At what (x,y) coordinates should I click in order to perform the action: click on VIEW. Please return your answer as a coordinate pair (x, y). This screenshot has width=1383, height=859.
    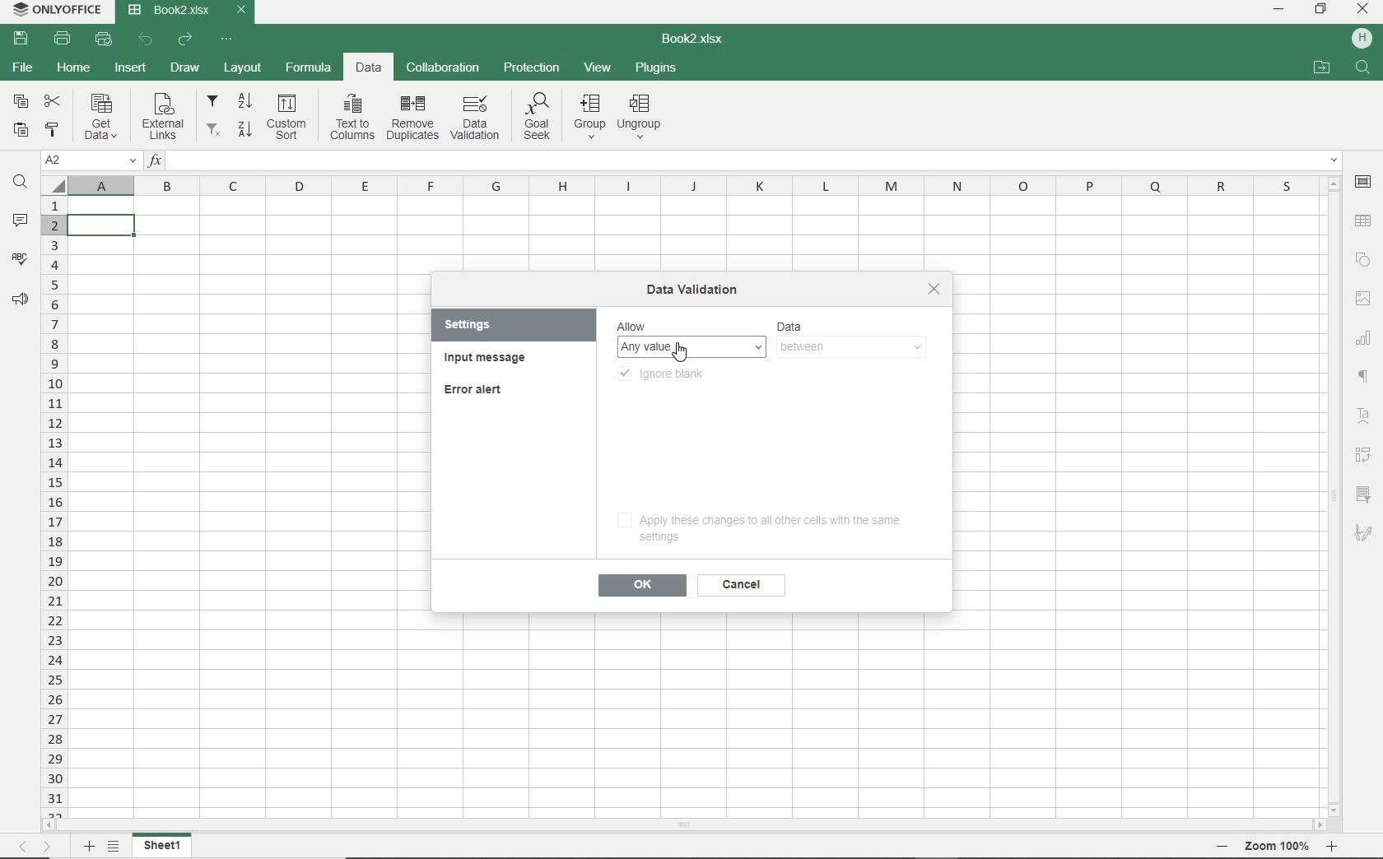
    Looking at the image, I should click on (599, 67).